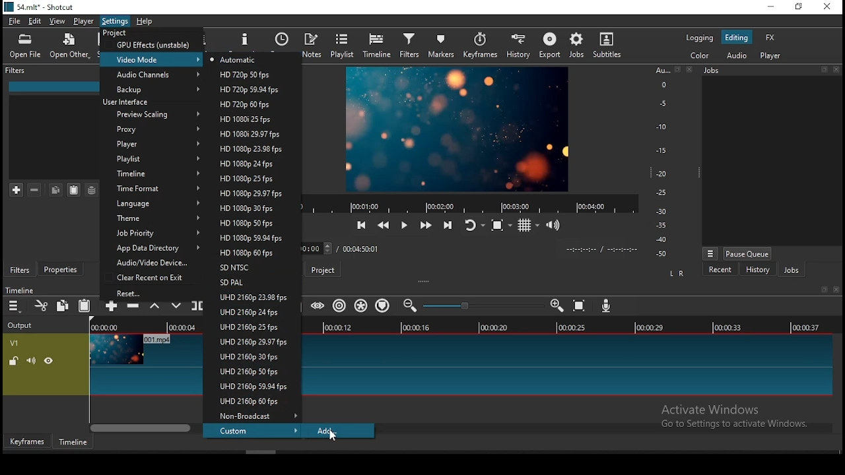 The width and height of the screenshot is (845, 475). What do you see at coordinates (248, 238) in the screenshot?
I see `resolution option` at bounding box center [248, 238].